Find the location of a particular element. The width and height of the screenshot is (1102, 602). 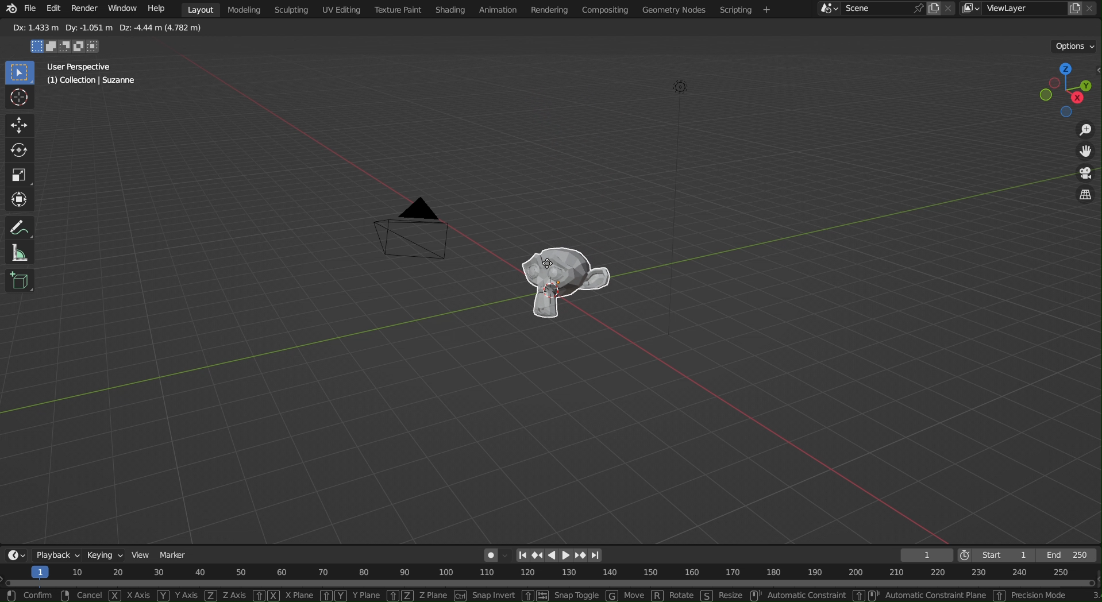

S is located at coordinates (706, 595).